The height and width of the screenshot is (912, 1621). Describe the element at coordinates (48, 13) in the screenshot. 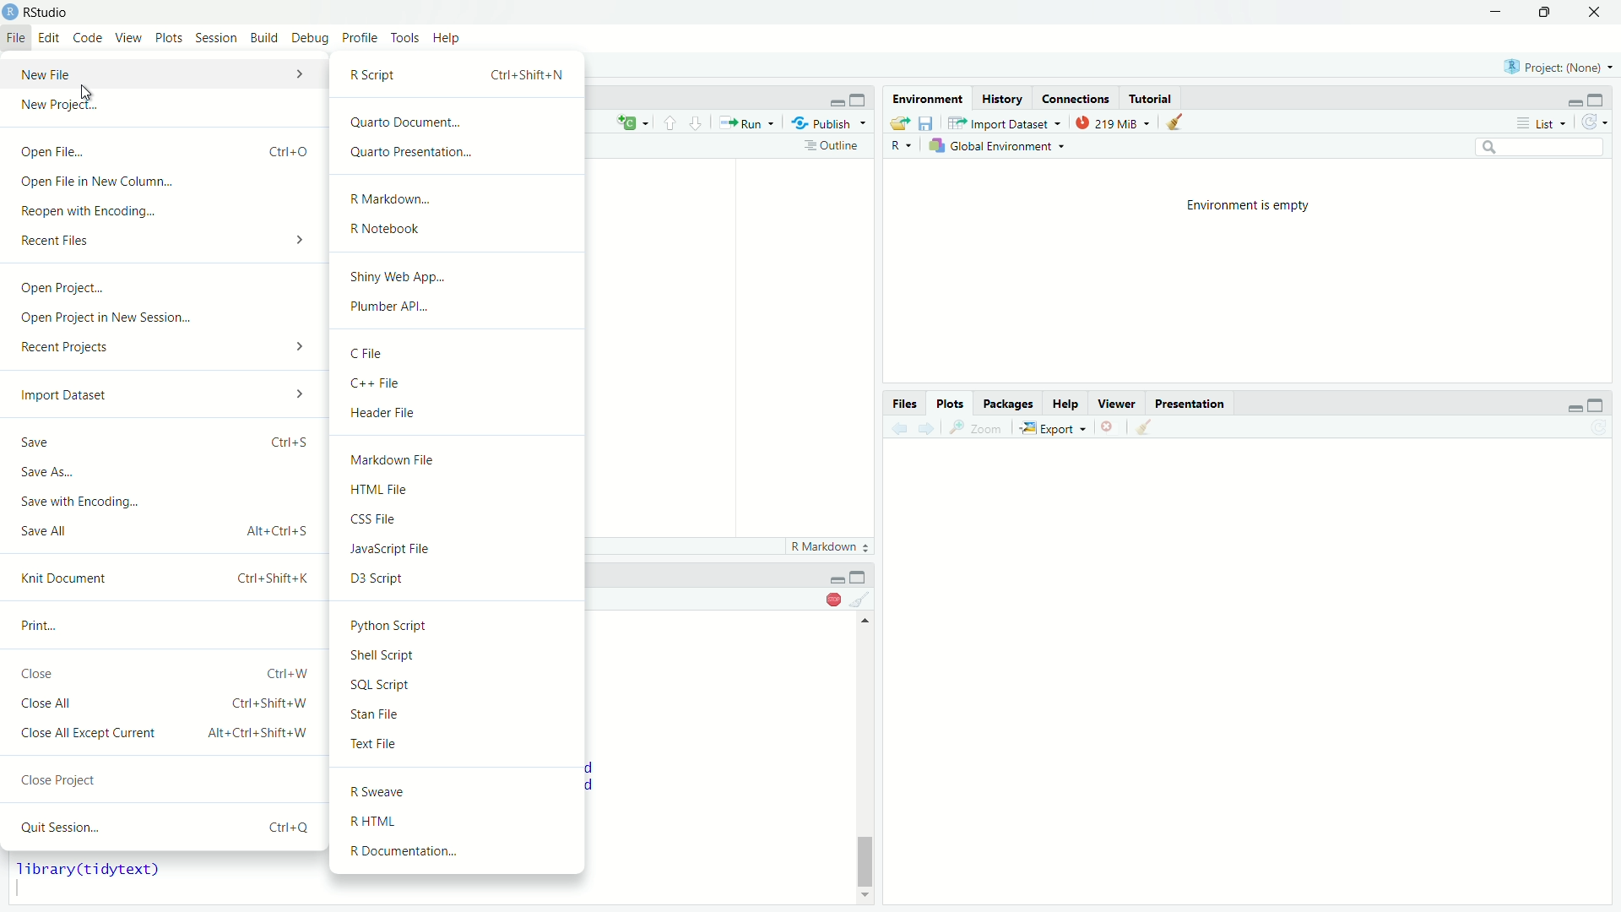

I see `RStudio` at that location.